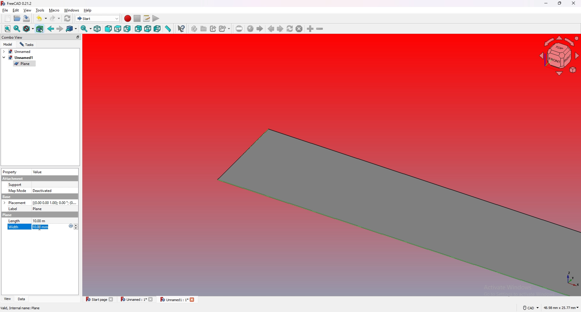  What do you see at coordinates (127, 29) in the screenshot?
I see `right` at bounding box center [127, 29].